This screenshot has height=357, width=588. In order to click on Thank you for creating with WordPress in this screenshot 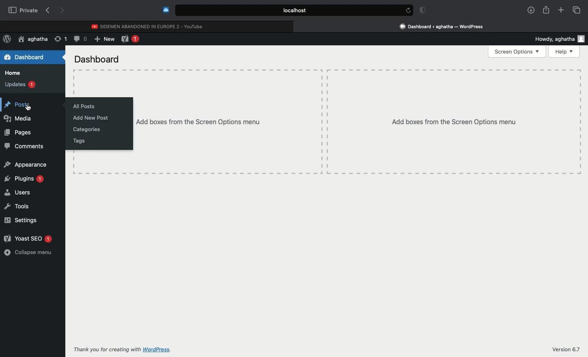, I will do `click(122, 349)`.